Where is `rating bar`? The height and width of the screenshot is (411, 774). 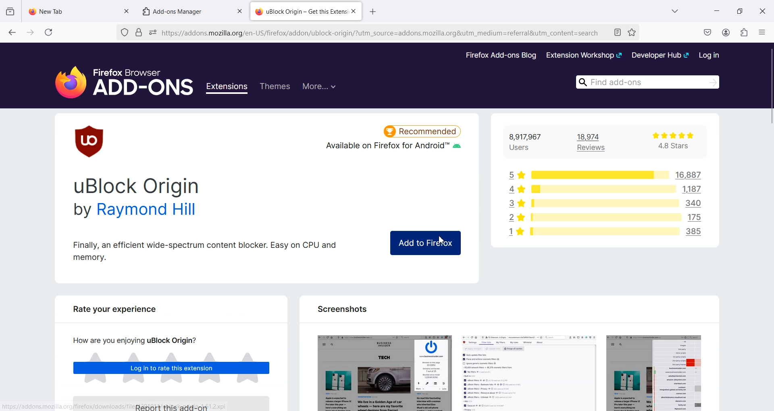
rating bar is located at coordinates (603, 204).